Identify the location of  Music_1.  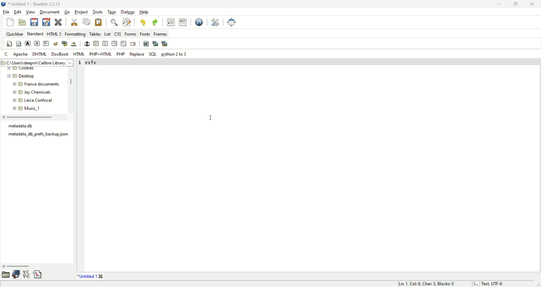
(32, 108).